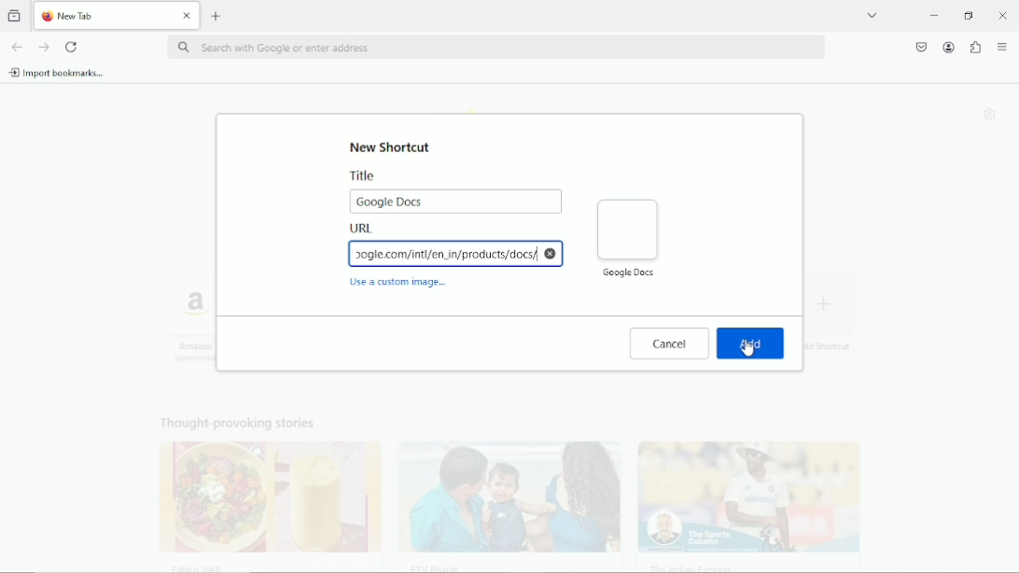 This screenshot has width=1019, height=573. I want to click on restore down, so click(970, 15).